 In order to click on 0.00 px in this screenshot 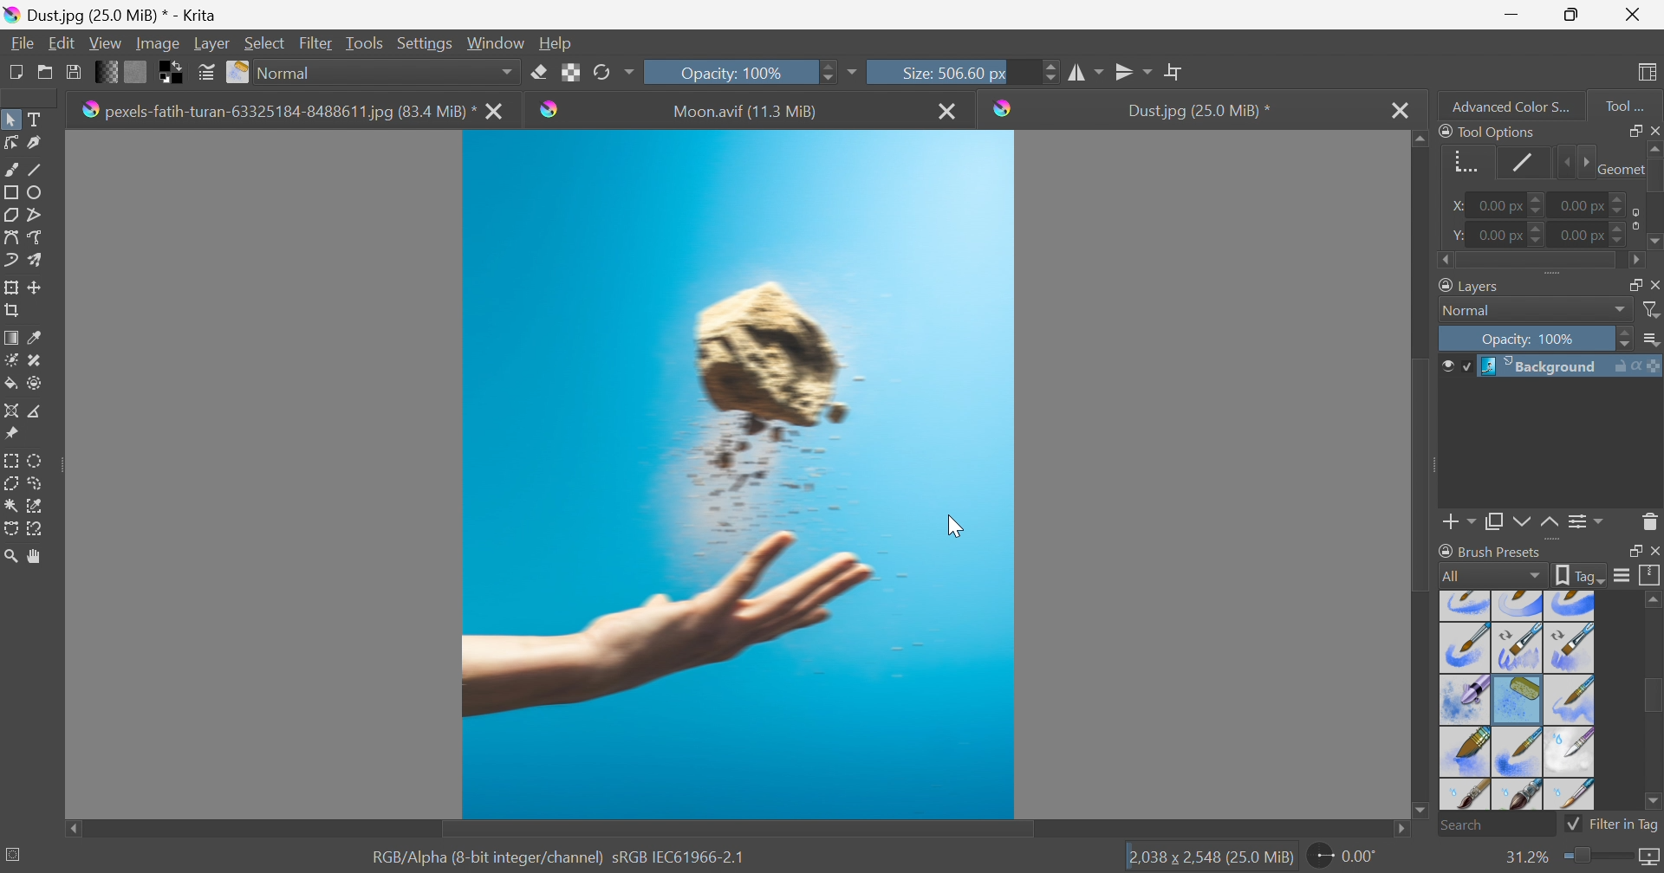, I will do `click(1580, 236)`.